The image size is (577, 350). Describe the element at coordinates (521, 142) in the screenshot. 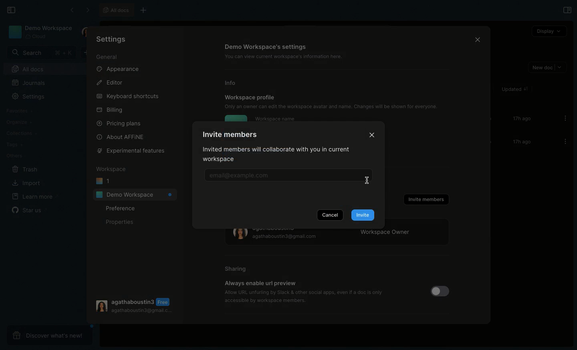

I see `17h ago` at that location.